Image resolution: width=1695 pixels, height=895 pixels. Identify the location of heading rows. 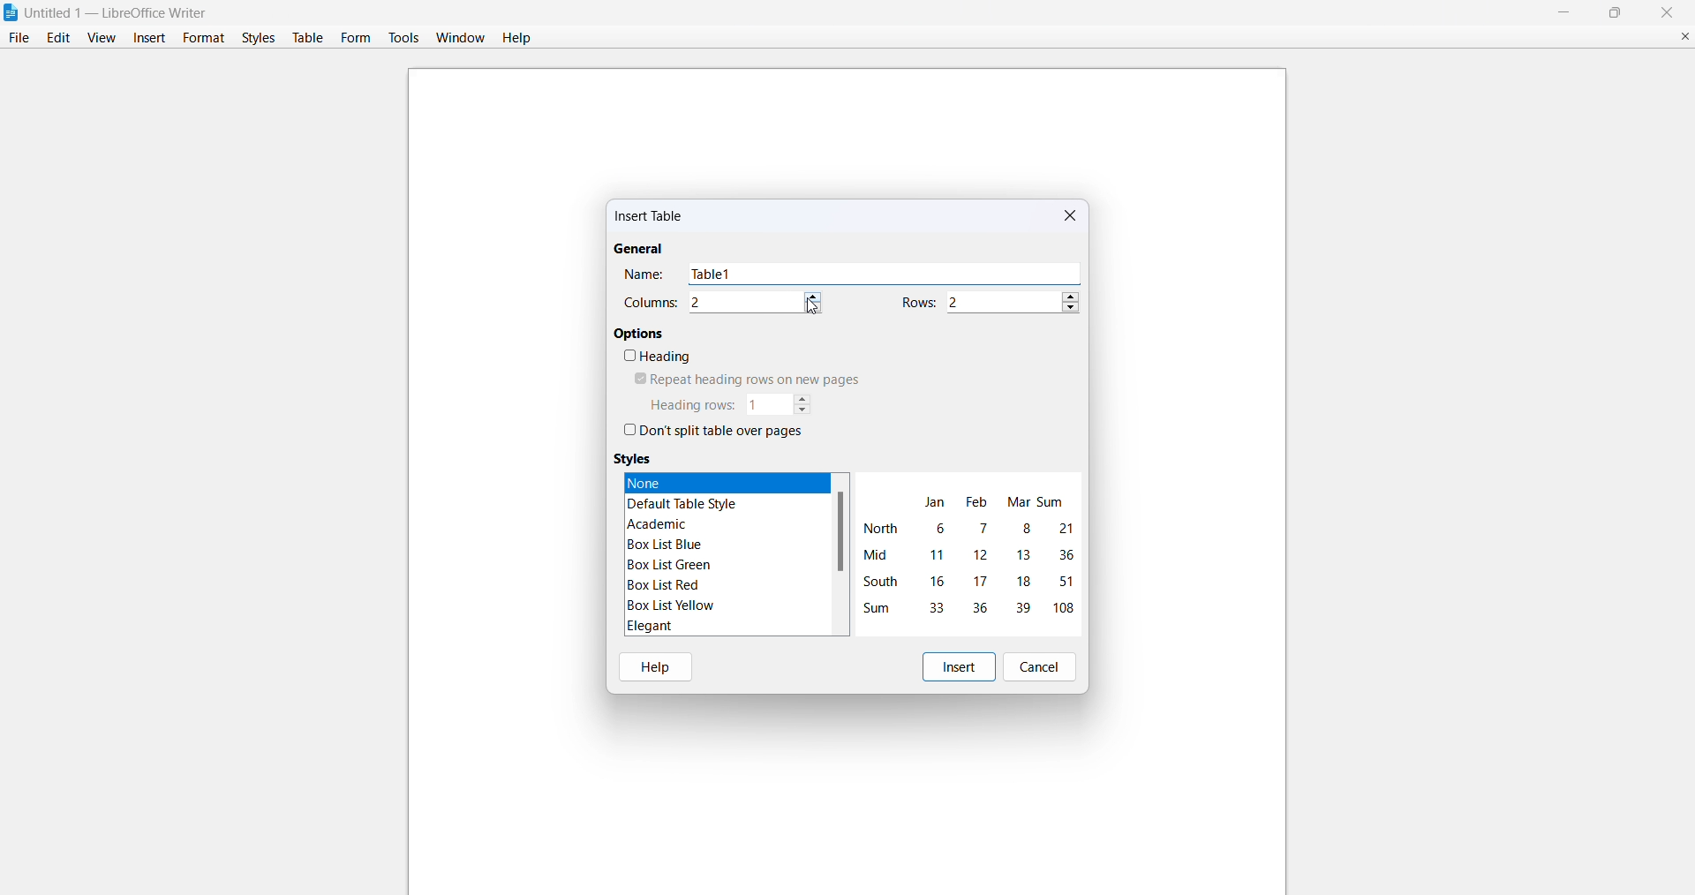
(690, 405).